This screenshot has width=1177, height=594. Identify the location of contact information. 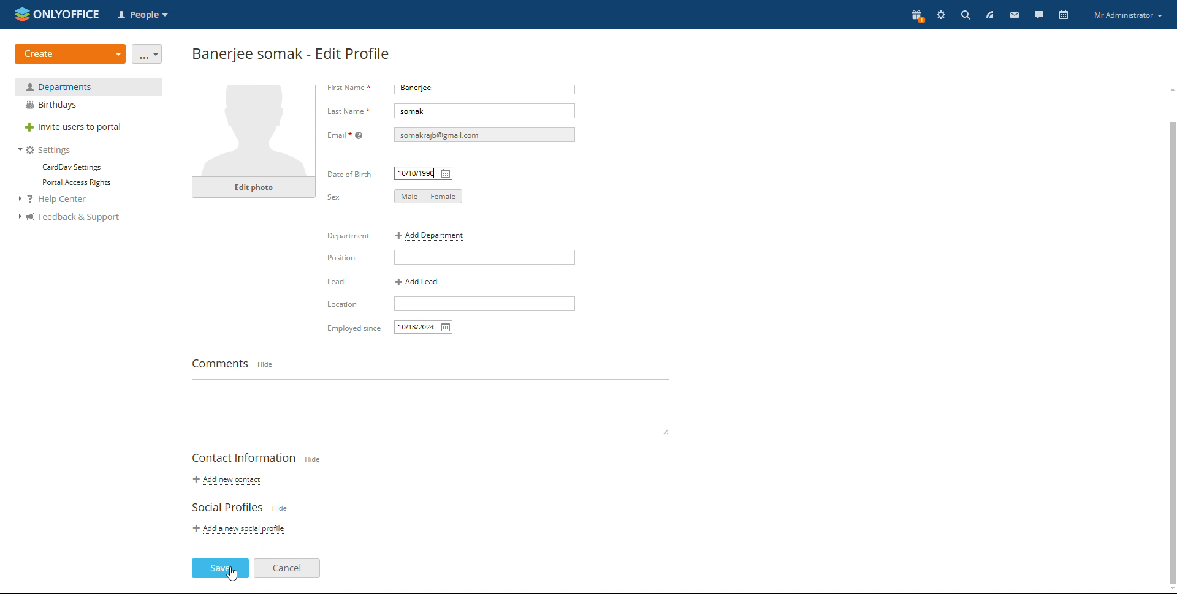
(244, 459).